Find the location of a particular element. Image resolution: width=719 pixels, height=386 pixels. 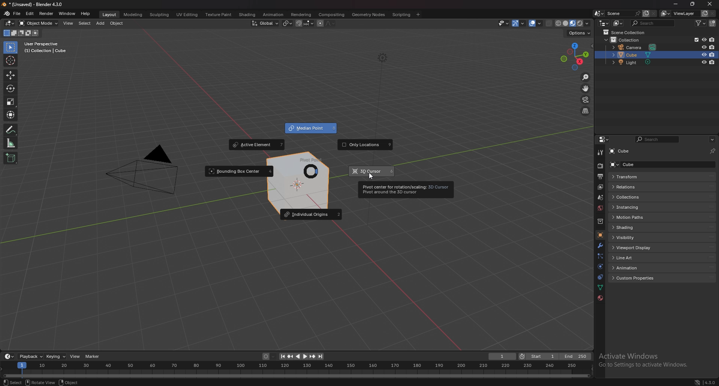

viewport shading is located at coordinates (573, 24).